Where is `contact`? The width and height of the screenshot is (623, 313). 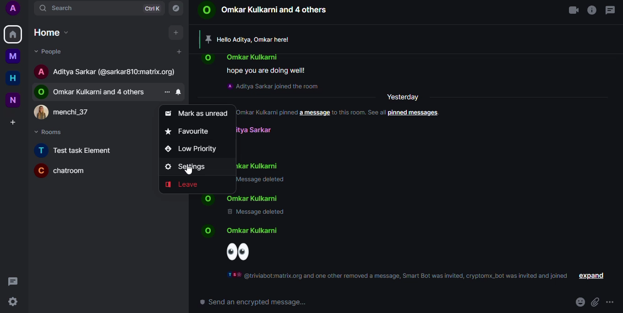 contact is located at coordinates (107, 71).